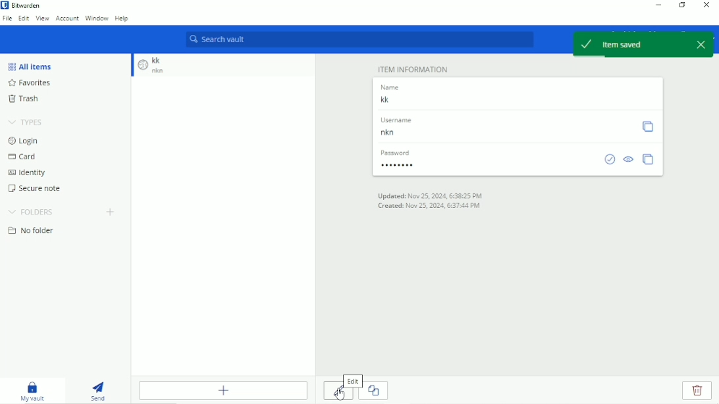  What do you see at coordinates (398, 164) in the screenshot?
I see `Password` at bounding box center [398, 164].